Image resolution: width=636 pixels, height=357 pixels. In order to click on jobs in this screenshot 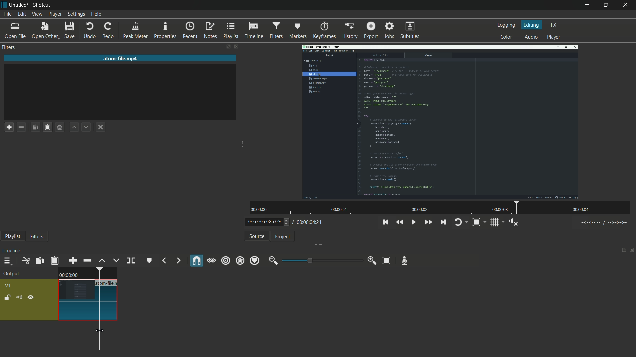, I will do `click(390, 30)`.